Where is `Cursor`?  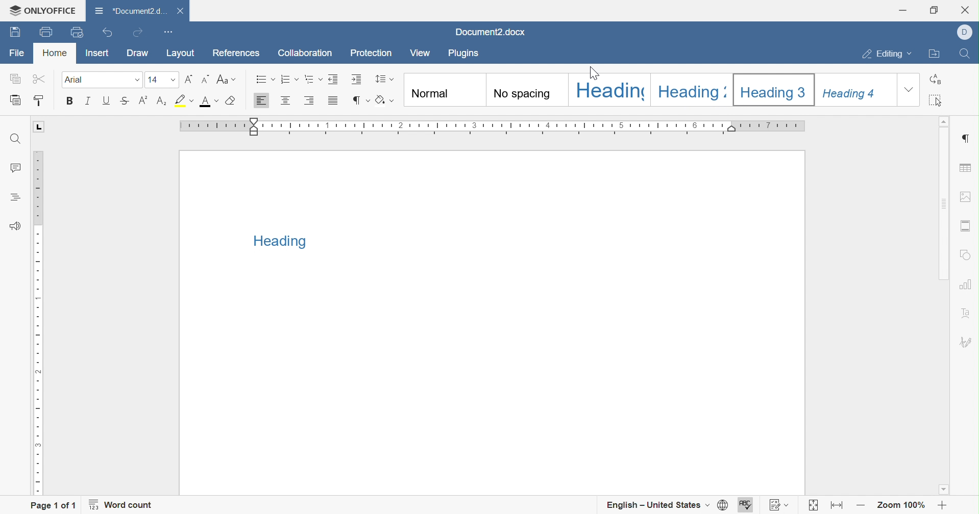
Cursor is located at coordinates (596, 75).